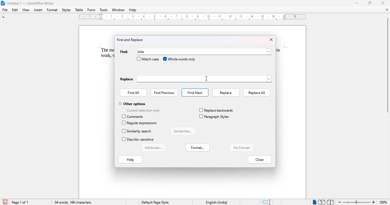 The height and width of the screenshot is (205, 390). Describe the element at coordinates (148, 59) in the screenshot. I see `match case` at that location.